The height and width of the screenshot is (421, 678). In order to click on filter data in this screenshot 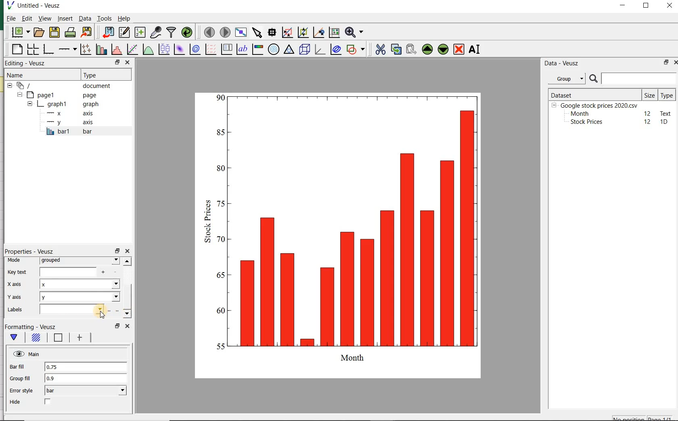, I will do `click(172, 32)`.